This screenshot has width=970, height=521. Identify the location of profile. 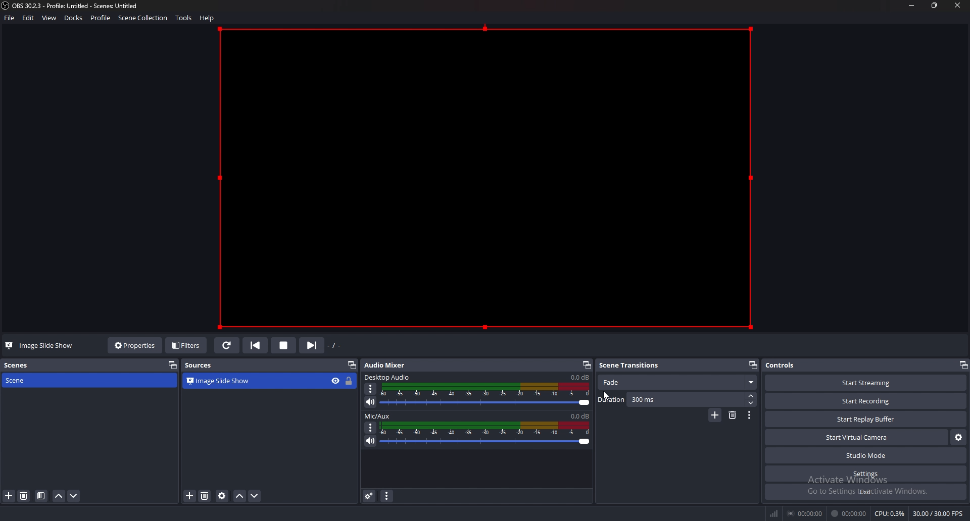
(100, 17).